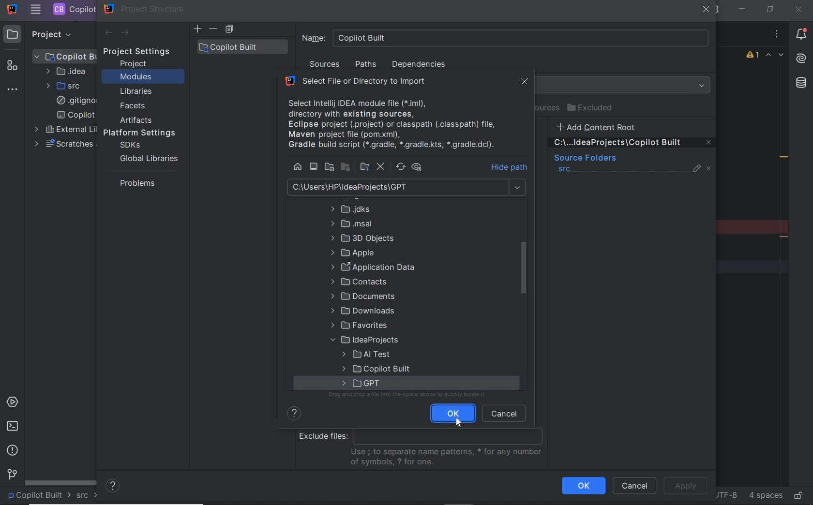  What do you see at coordinates (242, 46) in the screenshot?
I see `copilot built` at bounding box center [242, 46].